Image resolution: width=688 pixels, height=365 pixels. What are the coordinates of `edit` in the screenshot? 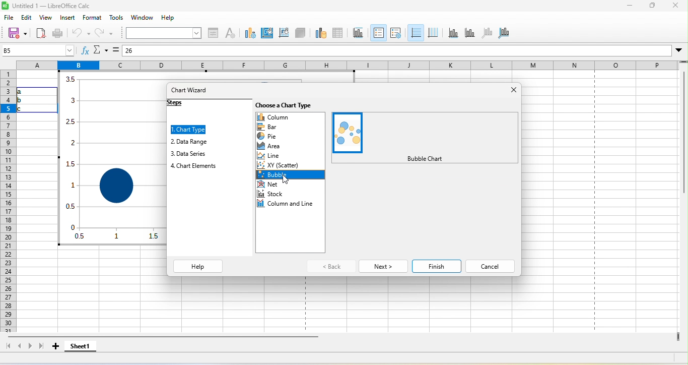 It's located at (28, 19).